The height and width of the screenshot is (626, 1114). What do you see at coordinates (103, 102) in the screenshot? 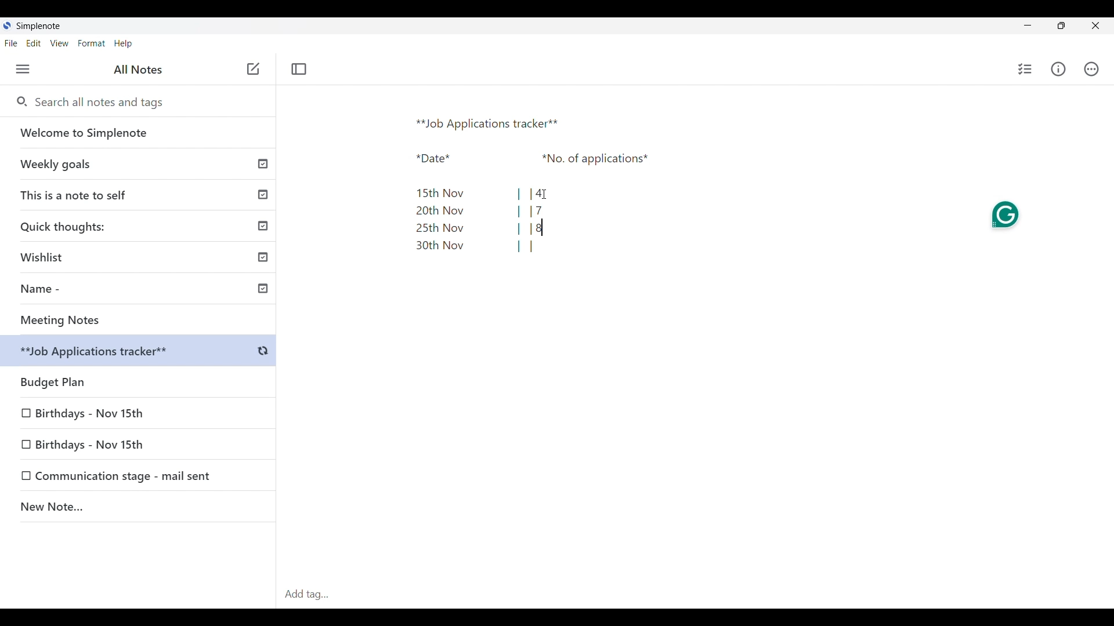
I see `Search all notes and tags` at bounding box center [103, 102].